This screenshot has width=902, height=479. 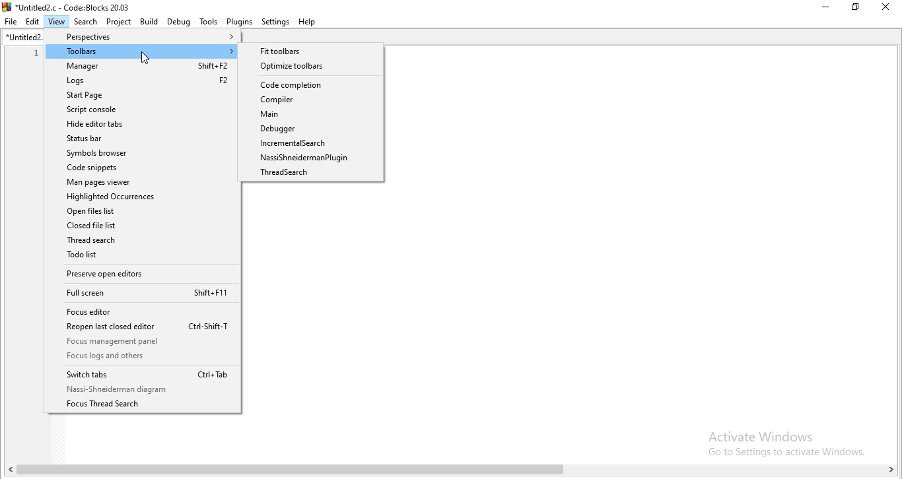 What do you see at coordinates (139, 226) in the screenshot?
I see `Closed file list` at bounding box center [139, 226].